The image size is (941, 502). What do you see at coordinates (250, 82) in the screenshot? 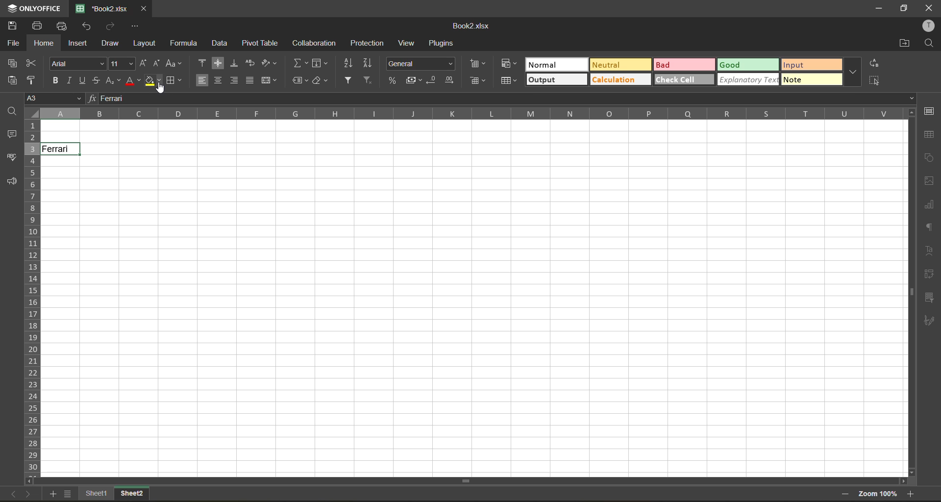
I see `justified` at bounding box center [250, 82].